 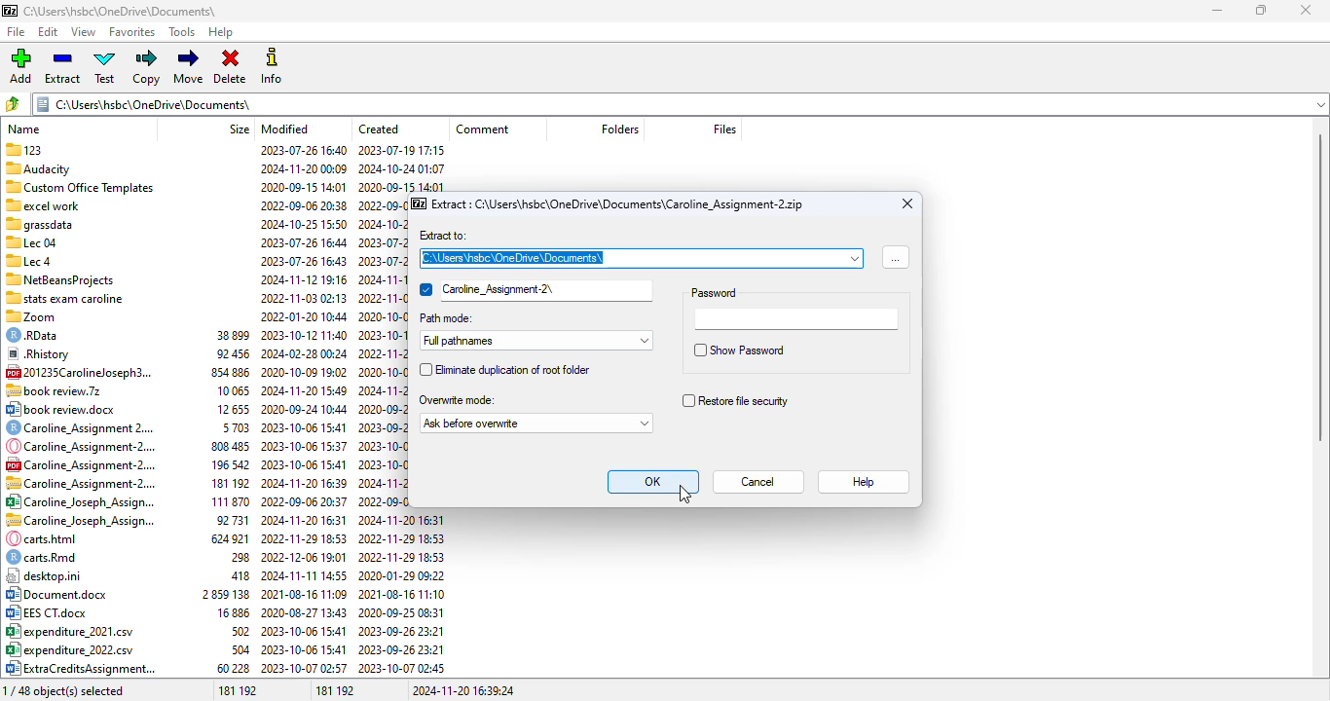 What do you see at coordinates (226, 464) in the screenshot?
I see `&& Caroline Assignment-2.... 196542 2023-10-06 15:41 2023-10-06 15:41` at bounding box center [226, 464].